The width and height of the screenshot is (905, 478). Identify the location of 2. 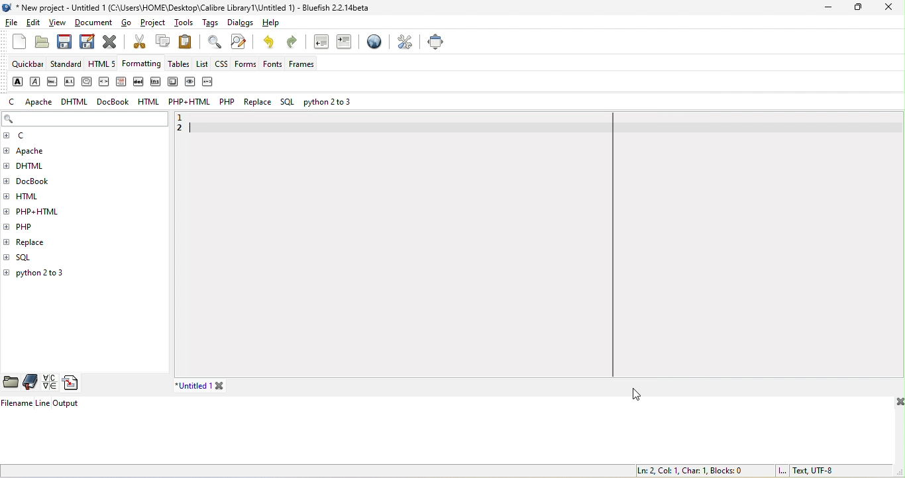
(184, 130).